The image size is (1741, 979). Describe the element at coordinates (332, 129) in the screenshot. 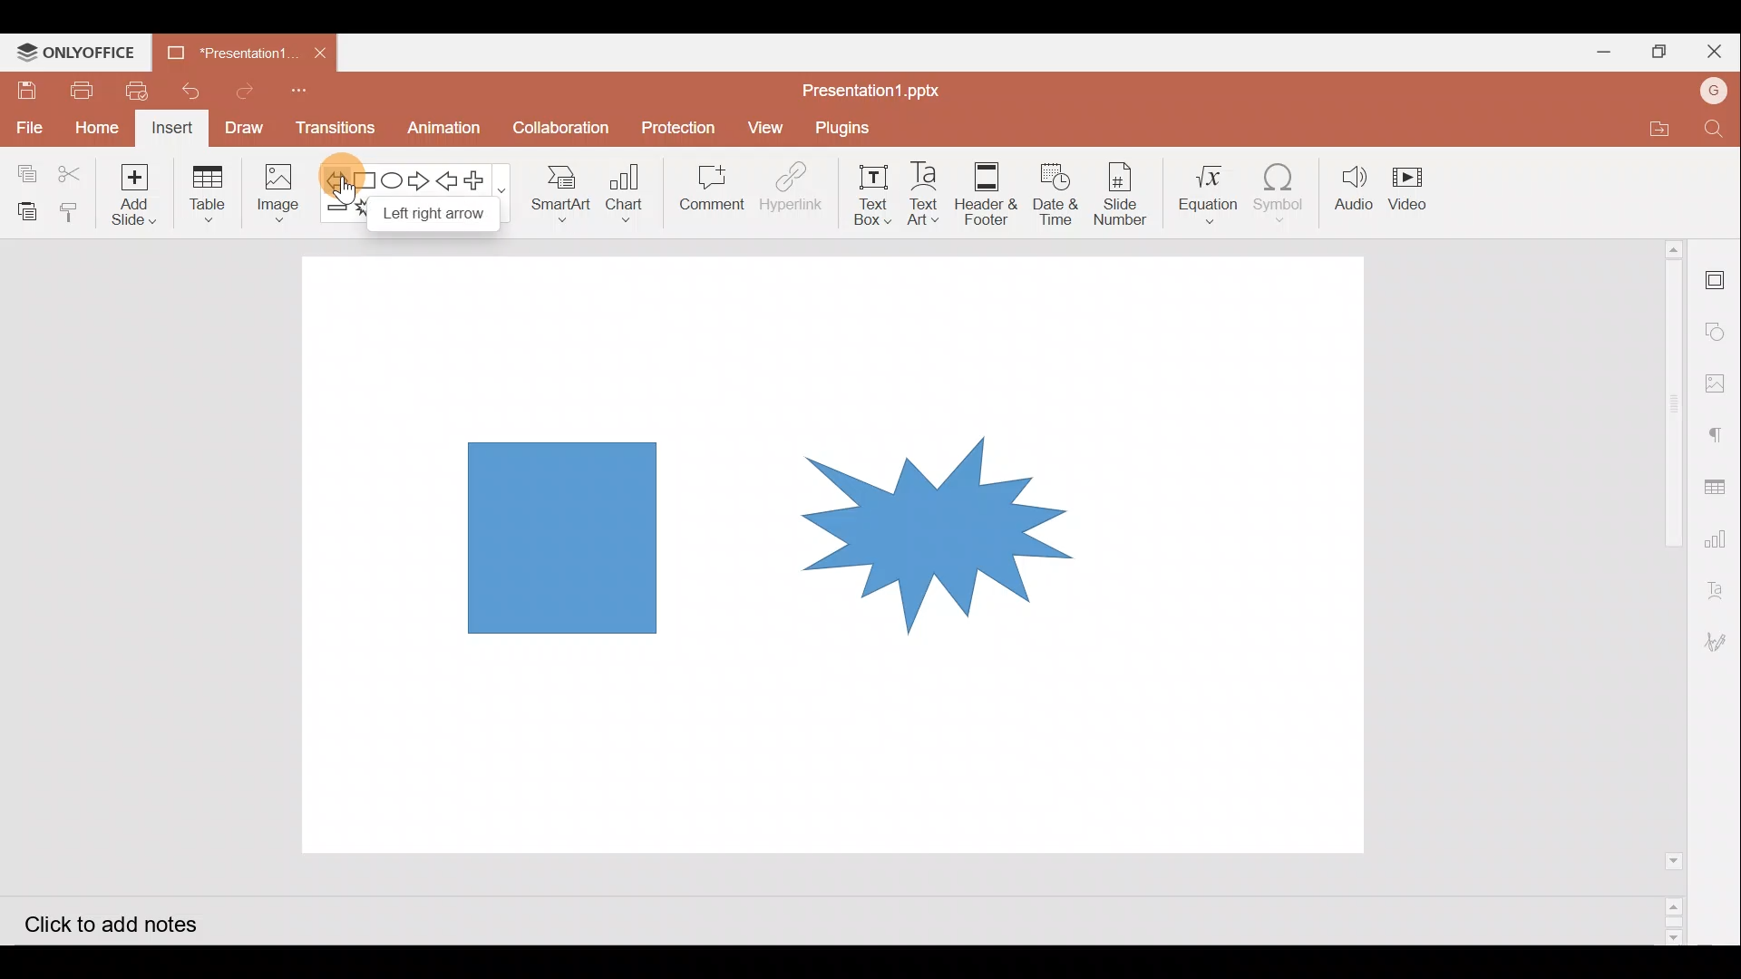

I see `Transitions` at that location.